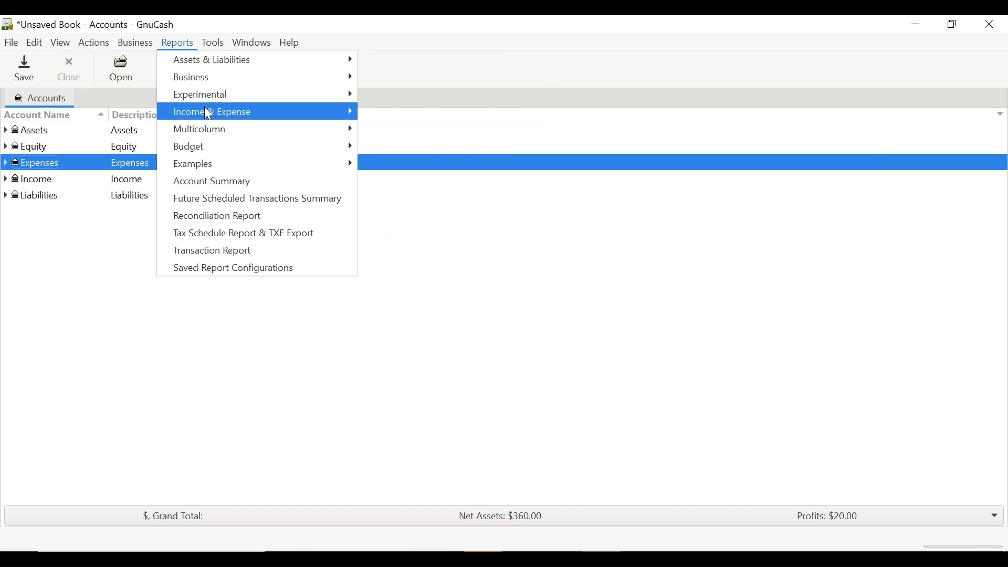 The width and height of the screenshot is (1008, 567). Describe the element at coordinates (259, 59) in the screenshot. I see `Assets & Liabilities` at that location.